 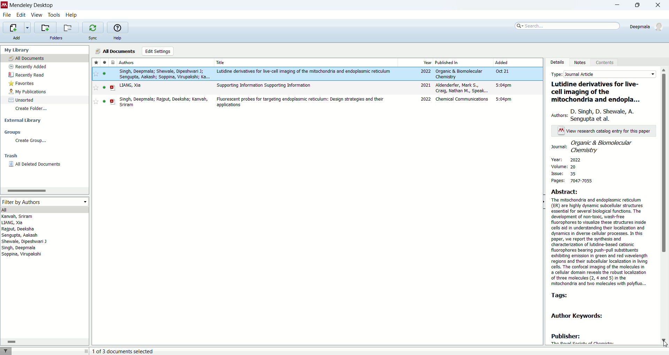 What do you see at coordinates (24, 242) in the screenshot?
I see `shewale, dipeshwari J` at bounding box center [24, 242].